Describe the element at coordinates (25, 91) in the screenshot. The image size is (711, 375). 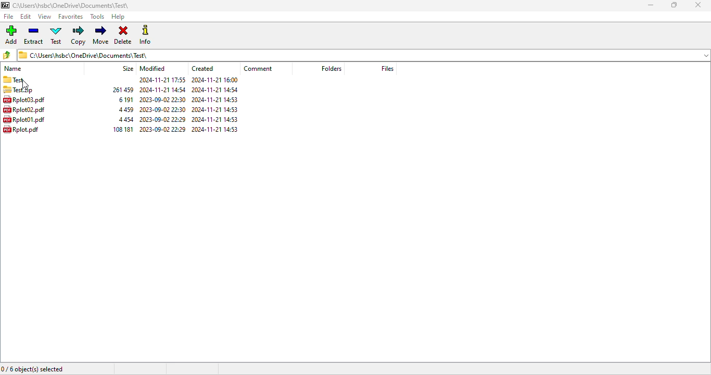
I see `test zip` at that location.